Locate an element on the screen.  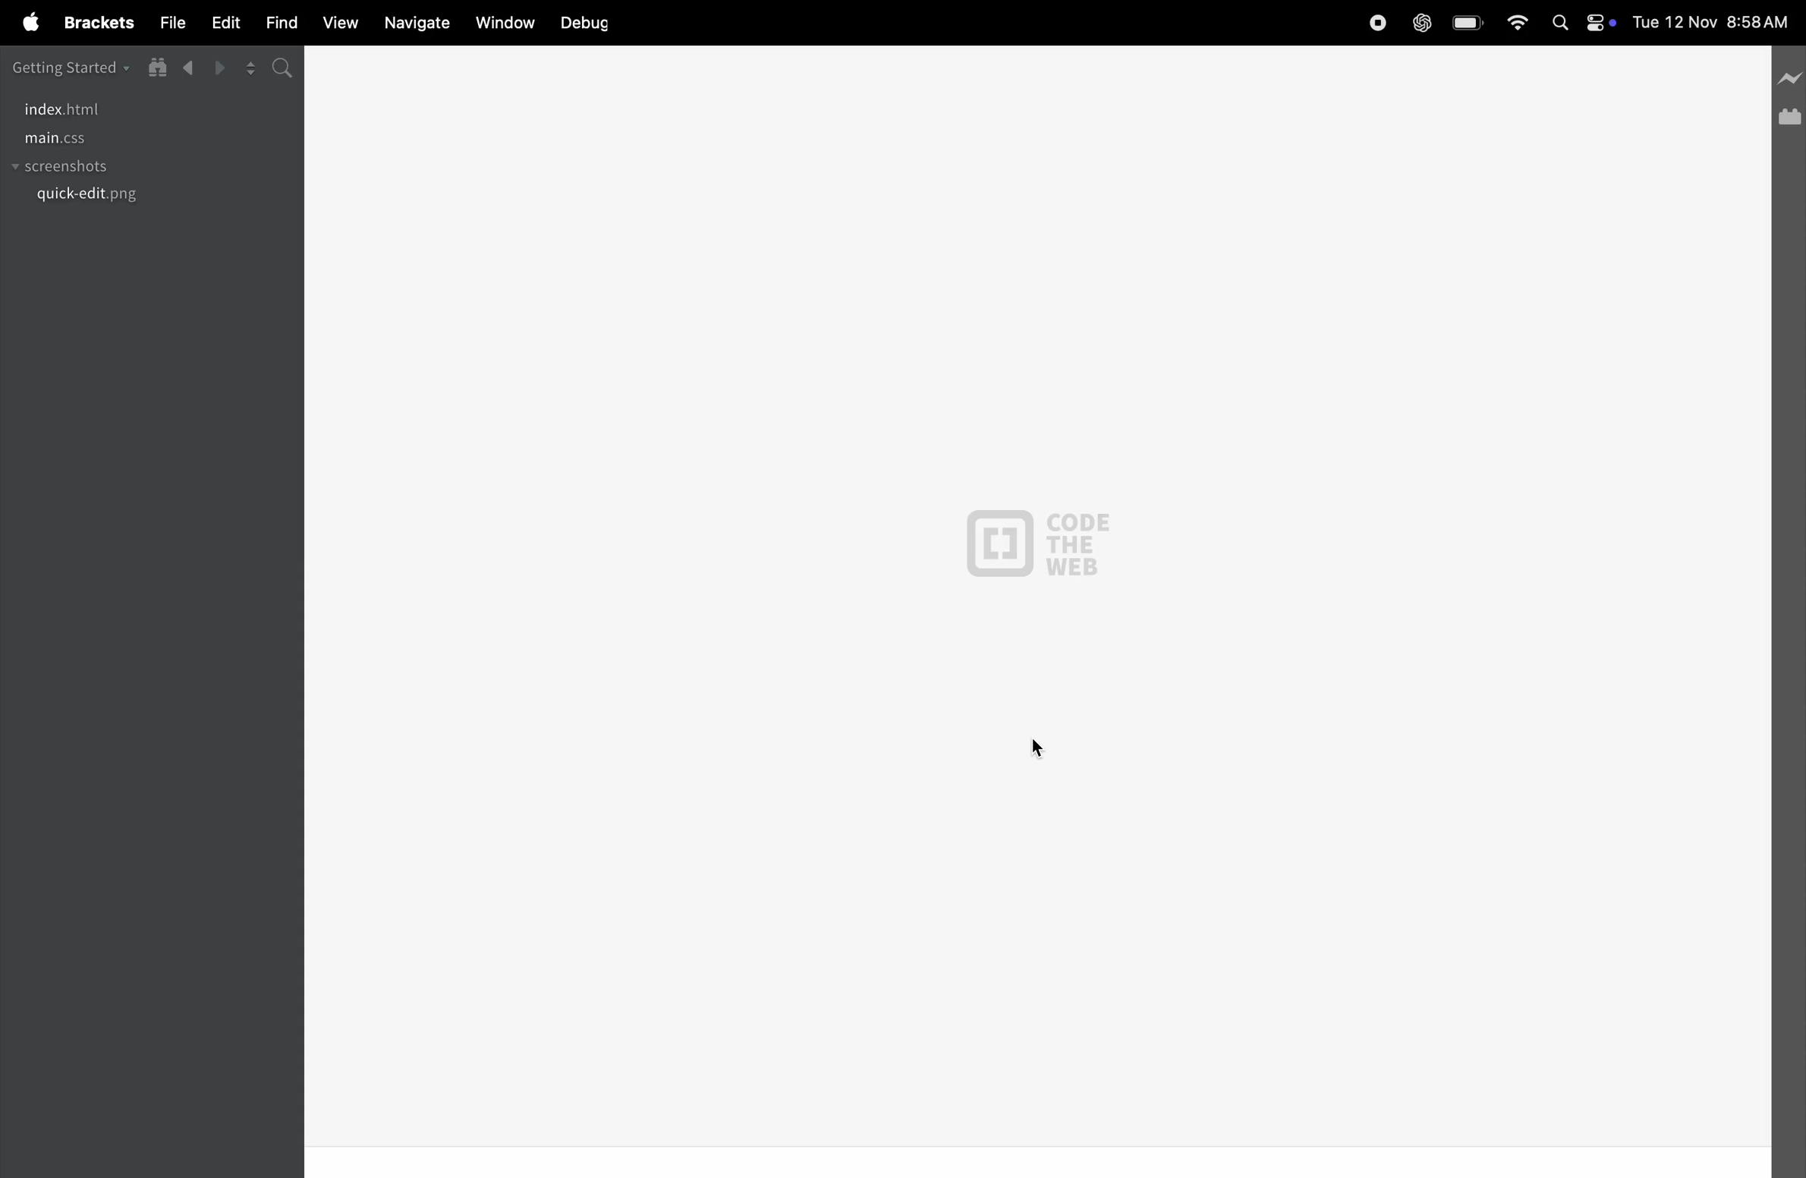
getting started is located at coordinates (71, 65).